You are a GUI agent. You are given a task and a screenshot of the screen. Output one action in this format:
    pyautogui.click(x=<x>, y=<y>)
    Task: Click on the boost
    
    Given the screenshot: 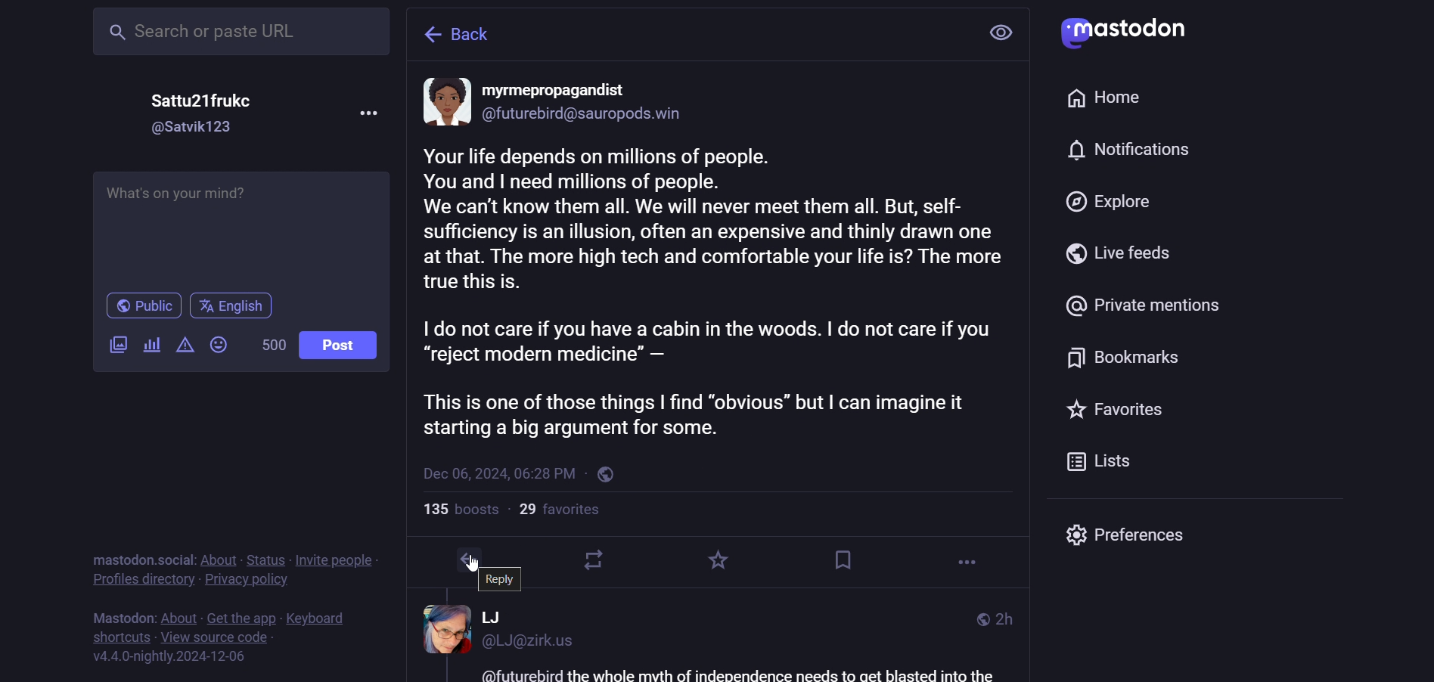 What is the action you would take?
    pyautogui.click(x=591, y=561)
    